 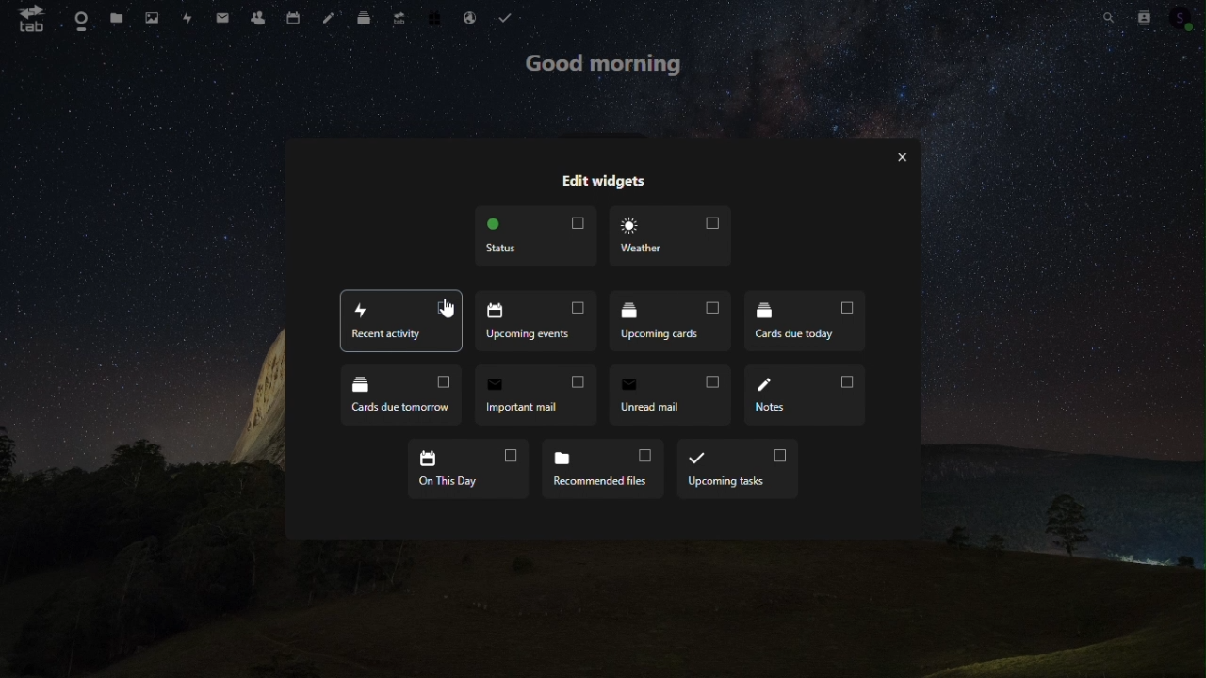 I want to click on Contacts , so click(x=256, y=15).